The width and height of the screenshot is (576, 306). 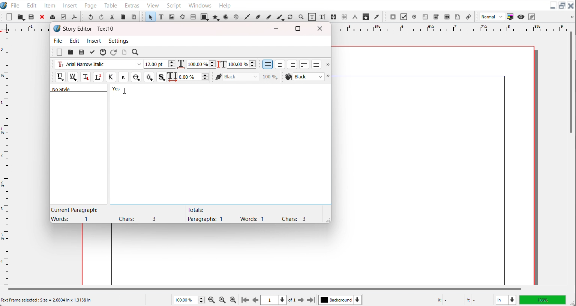 What do you see at coordinates (414, 17) in the screenshot?
I see `PDF radio button` at bounding box center [414, 17].